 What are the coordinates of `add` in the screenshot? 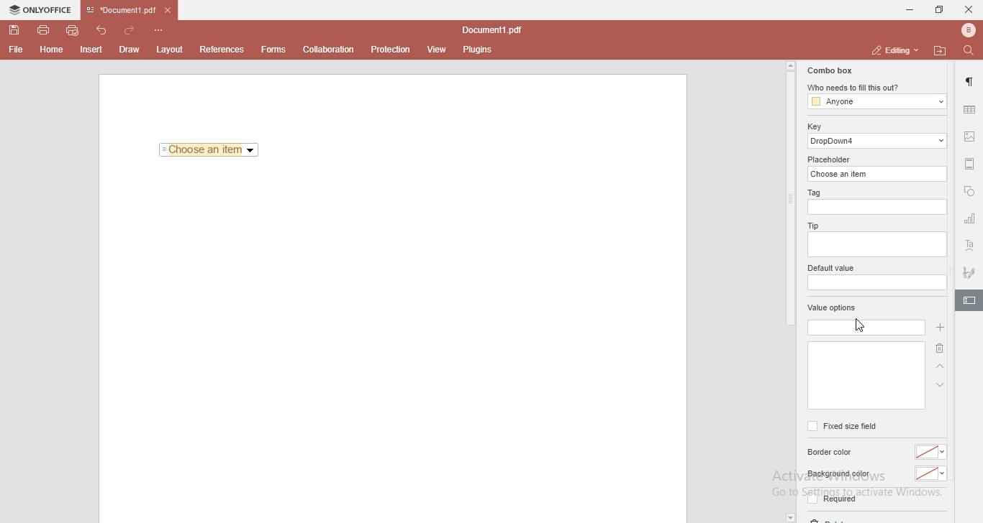 It's located at (940, 328).